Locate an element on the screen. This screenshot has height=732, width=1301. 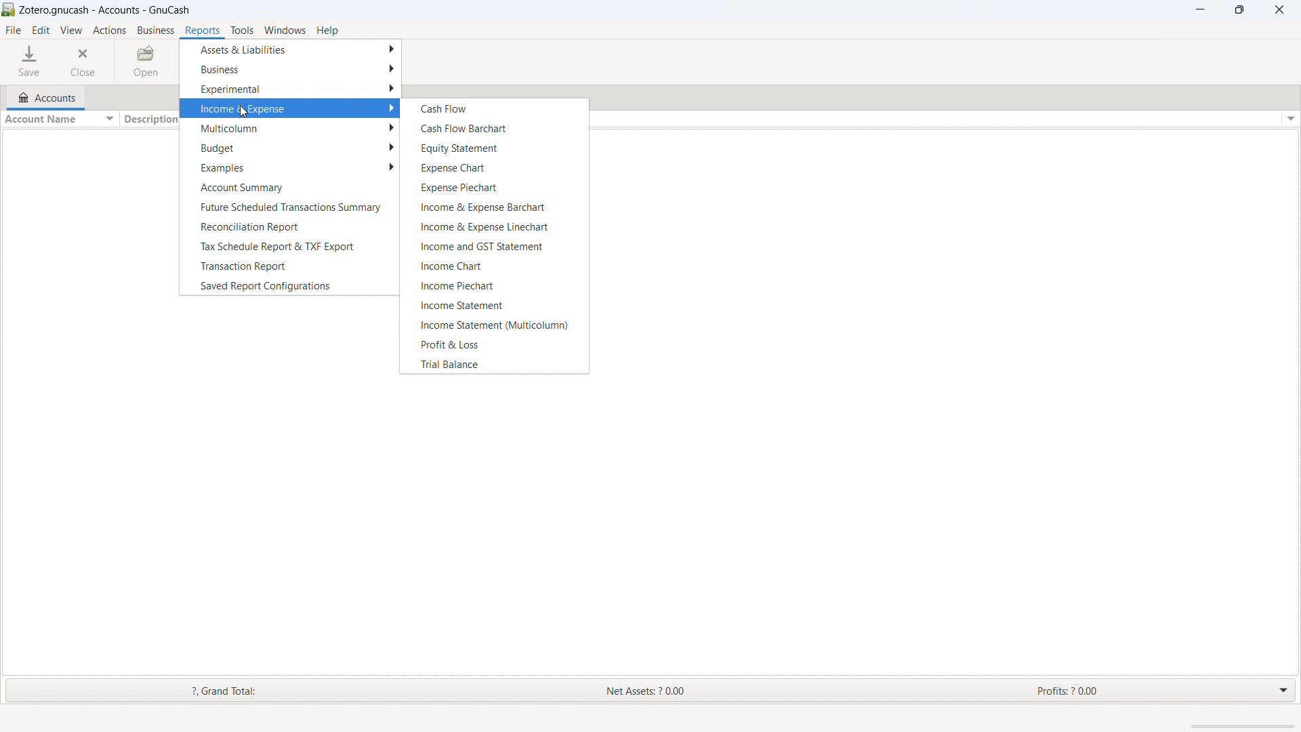
file is located at coordinates (14, 30).